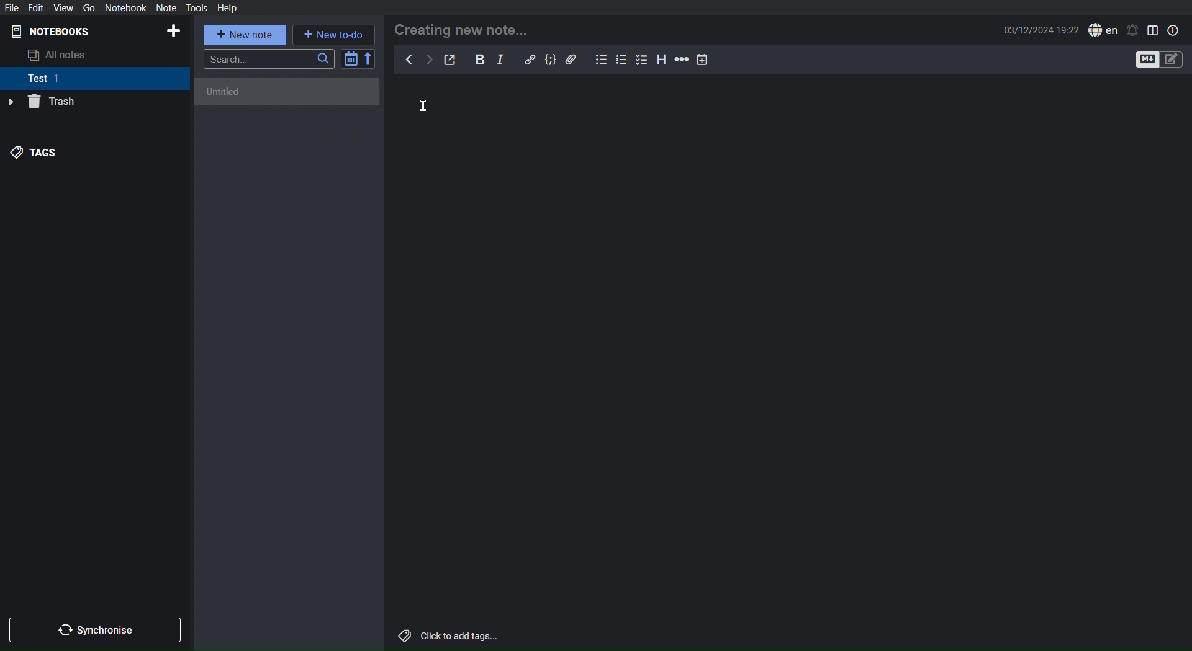  Describe the element at coordinates (571, 59) in the screenshot. I see `Attachment` at that location.